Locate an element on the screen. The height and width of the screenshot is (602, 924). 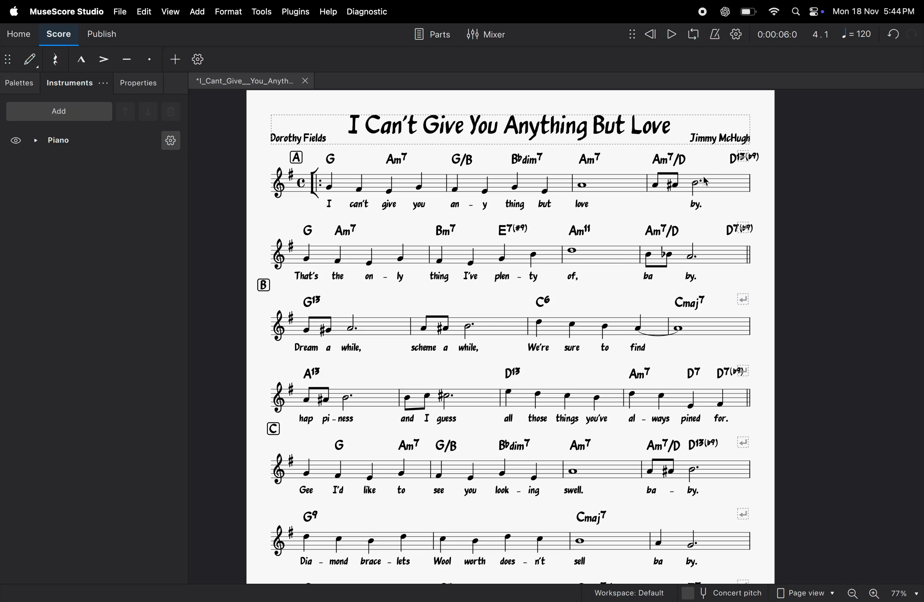
chord symbols is located at coordinates (535, 445).